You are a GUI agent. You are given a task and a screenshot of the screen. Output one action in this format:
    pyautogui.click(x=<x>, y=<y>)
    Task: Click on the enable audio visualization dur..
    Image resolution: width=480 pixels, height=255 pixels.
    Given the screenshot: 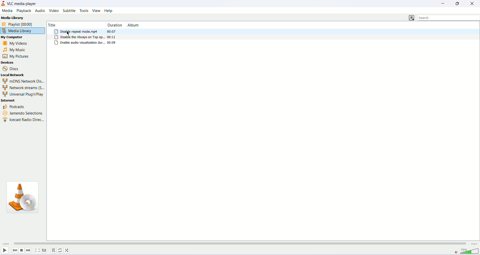 What is the action you would take?
    pyautogui.click(x=79, y=42)
    